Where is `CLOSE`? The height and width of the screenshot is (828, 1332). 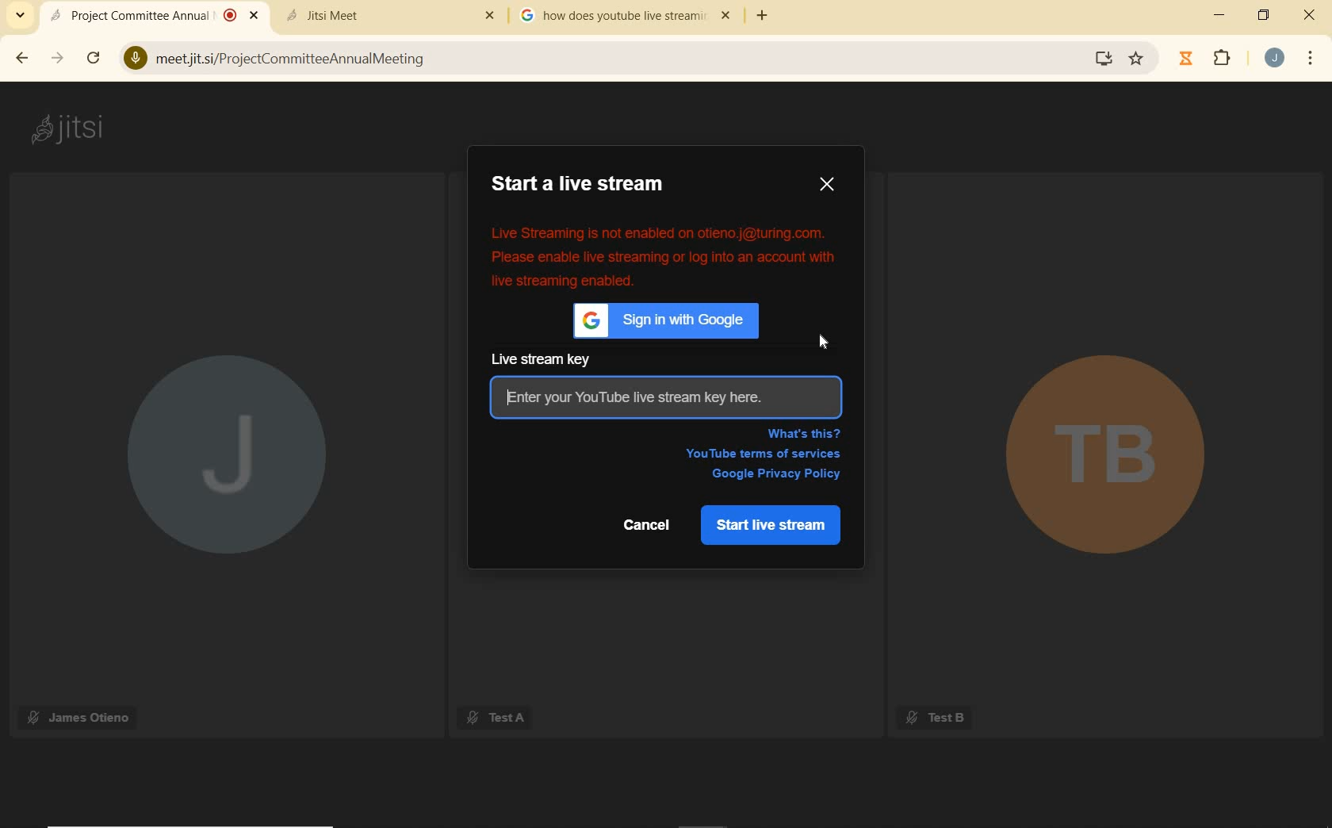 CLOSE is located at coordinates (826, 186).